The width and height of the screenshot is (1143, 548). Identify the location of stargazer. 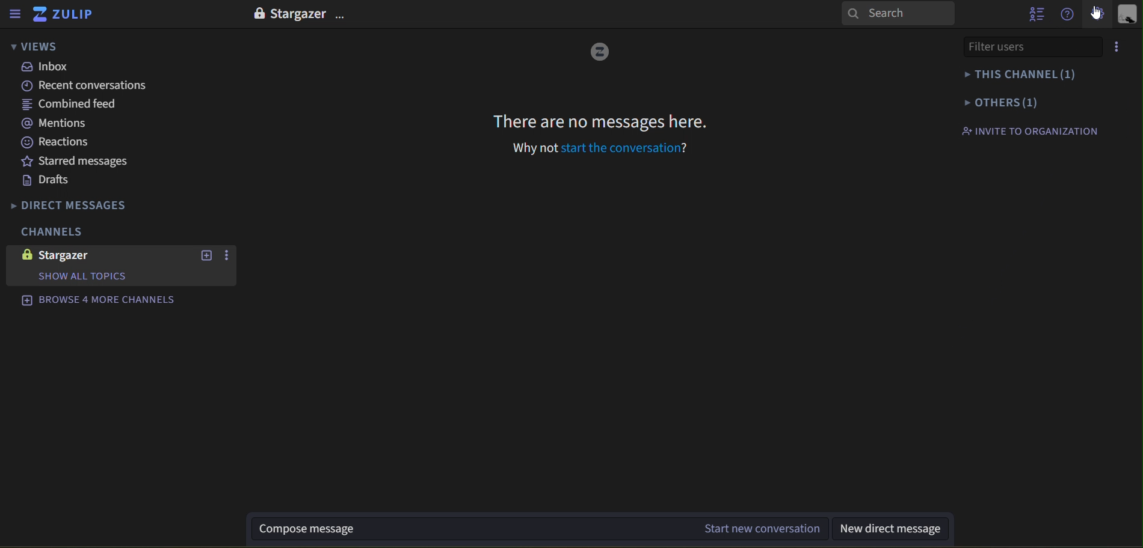
(70, 255).